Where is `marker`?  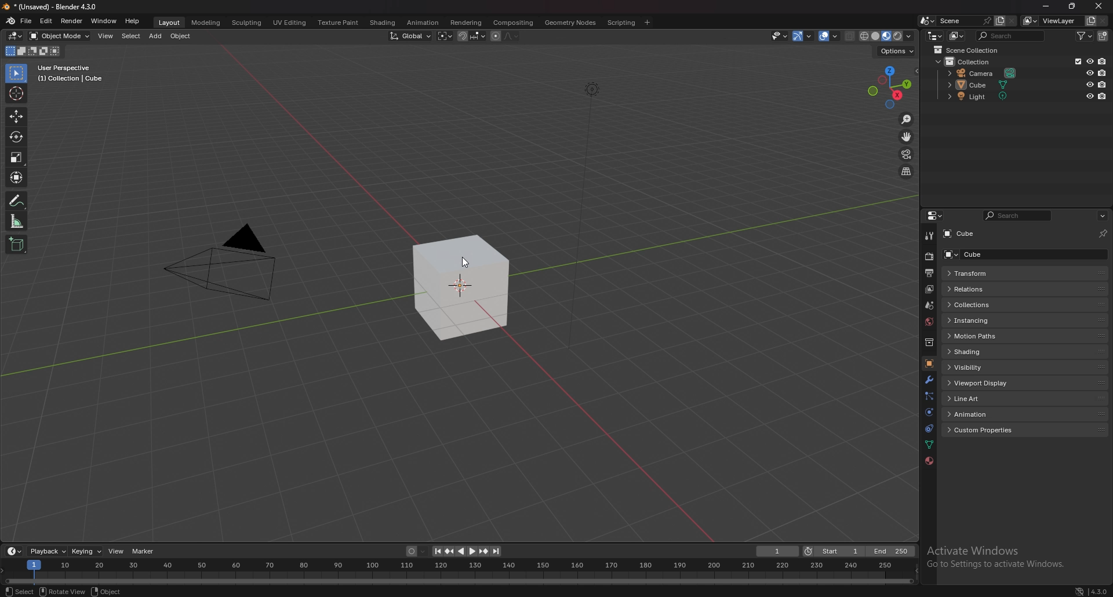 marker is located at coordinates (146, 552).